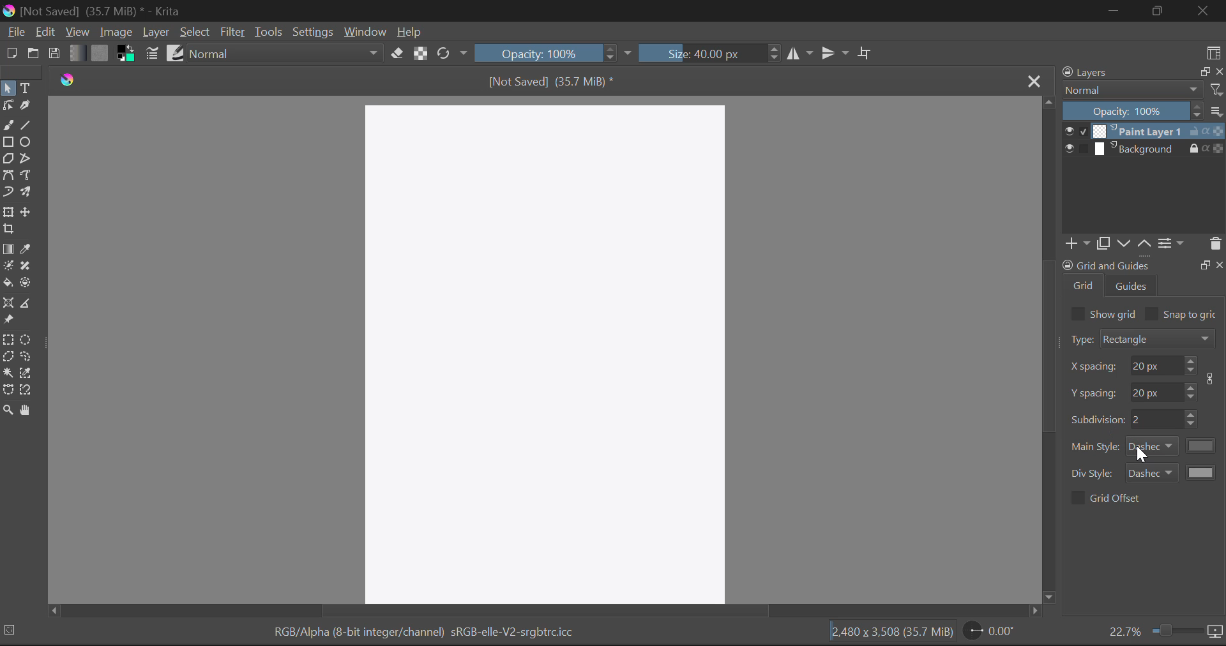 Image resolution: width=1226 pixels, height=646 pixels. I want to click on Calligraphic Tool, so click(27, 109).